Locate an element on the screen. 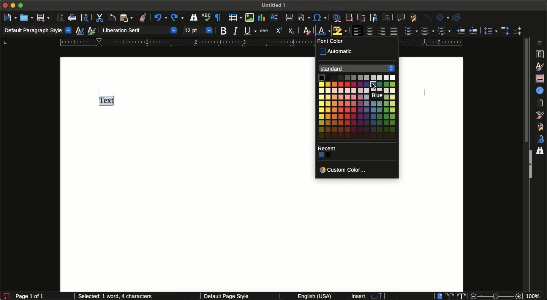 This screenshot has height=300, width=547. Clone formatting is located at coordinates (144, 18).